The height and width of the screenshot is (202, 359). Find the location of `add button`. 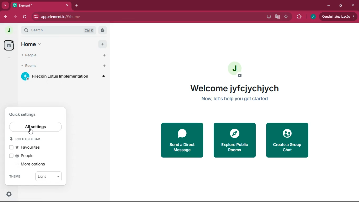

add button is located at coordinates (104, 66).